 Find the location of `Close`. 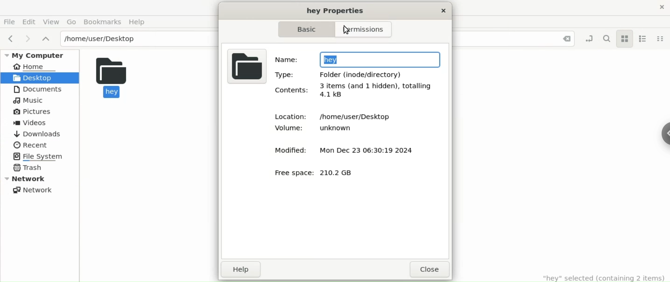

Close is located at coordinates (566, 39).